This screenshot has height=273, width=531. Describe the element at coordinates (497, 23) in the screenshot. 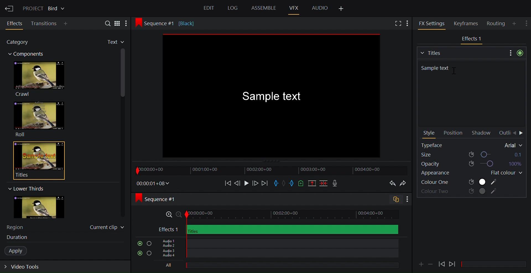

I see `Routing` at that location.